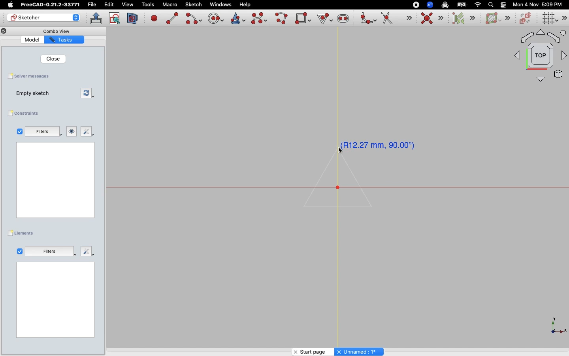  I want to click on View sketch, so click(115, 19).